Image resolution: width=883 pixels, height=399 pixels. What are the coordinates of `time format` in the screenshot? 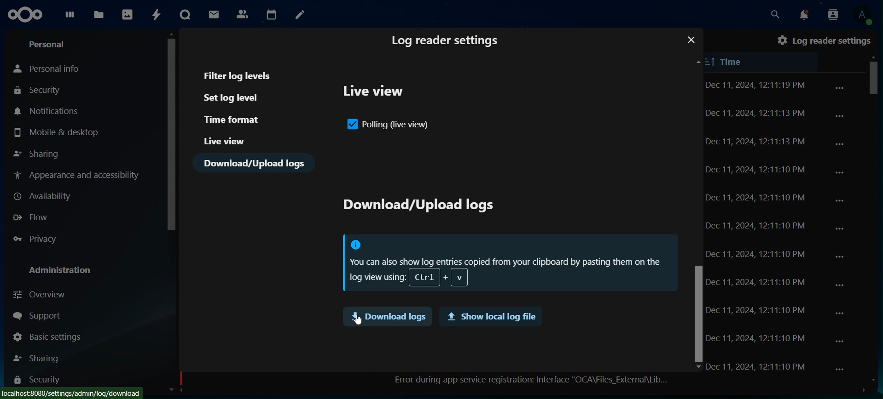 It's located at (233, 120).